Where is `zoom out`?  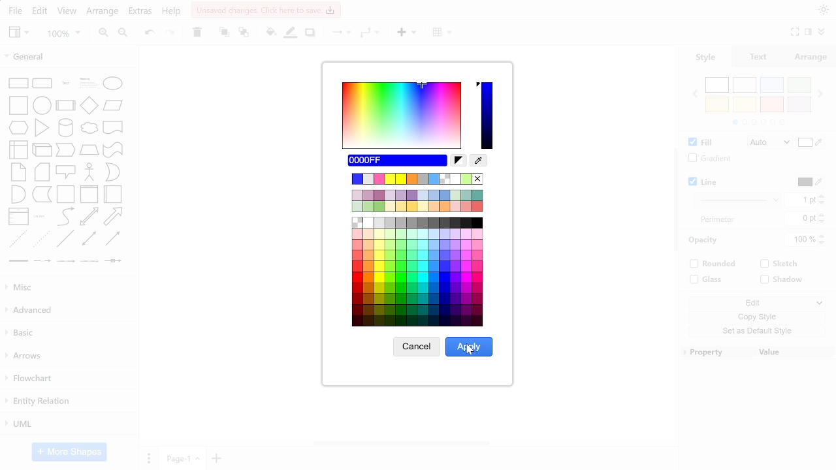 zoom out is located at coordinates (124, 35).